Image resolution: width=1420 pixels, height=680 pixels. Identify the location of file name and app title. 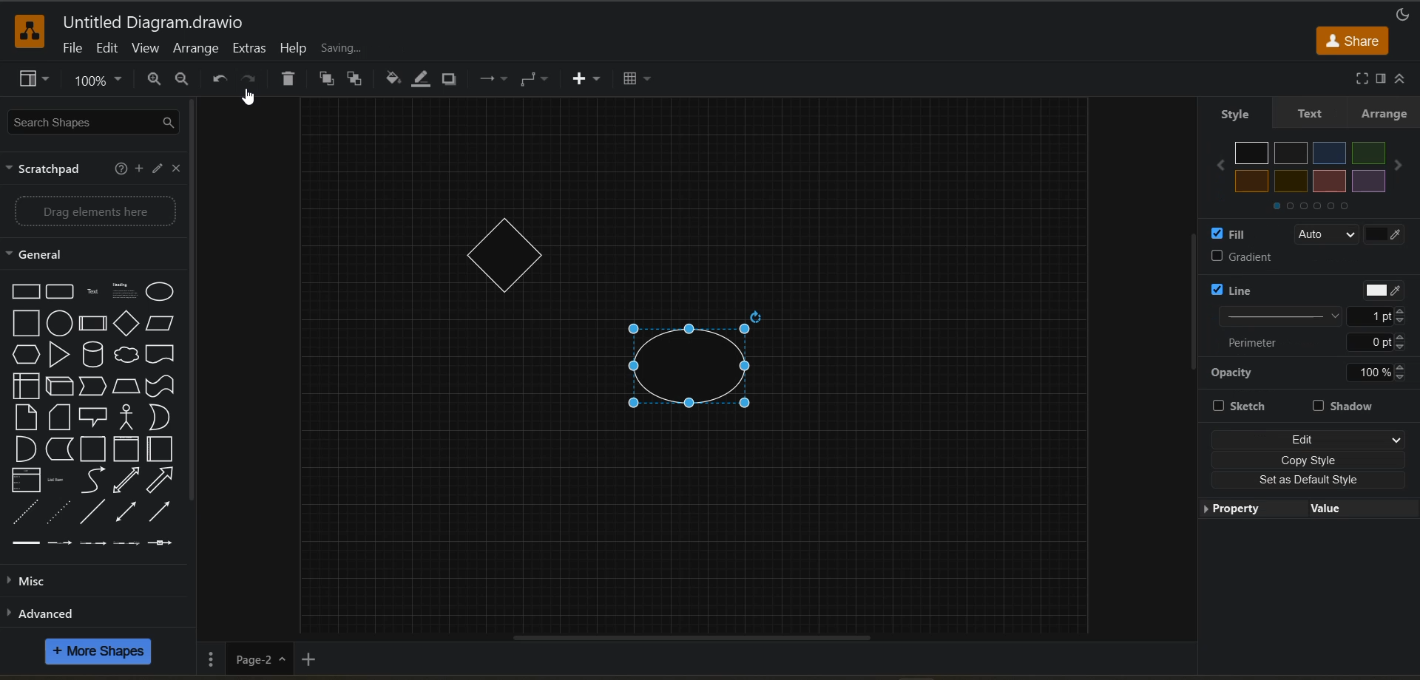
(160, 24).